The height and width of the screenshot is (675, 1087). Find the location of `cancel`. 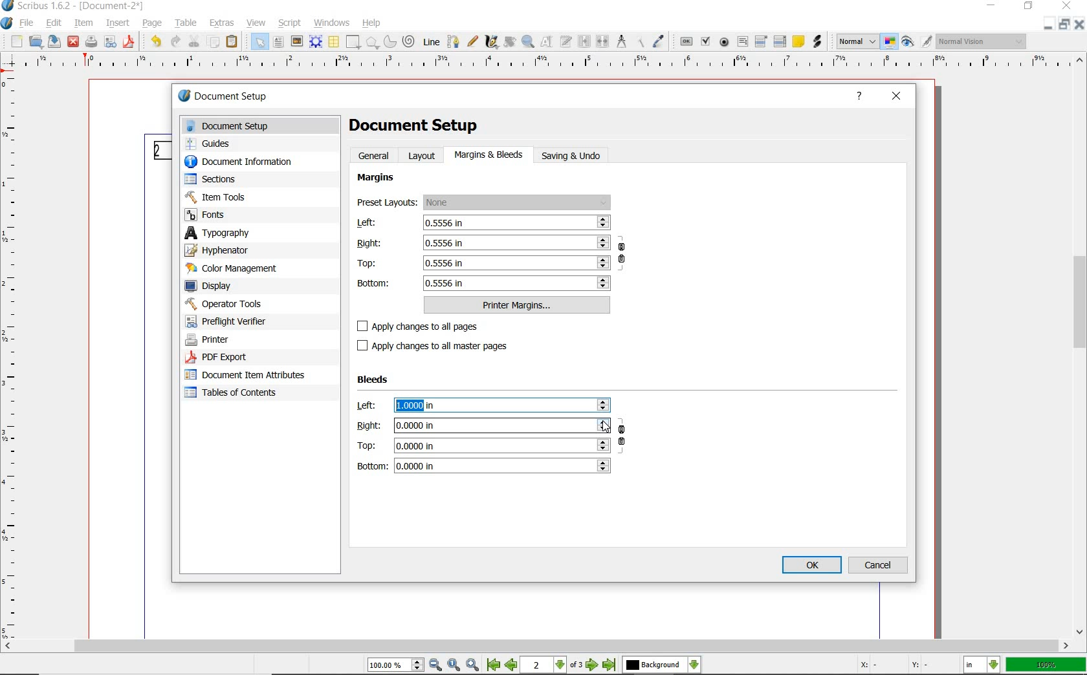

cancel is located at coordinates (880, 564).